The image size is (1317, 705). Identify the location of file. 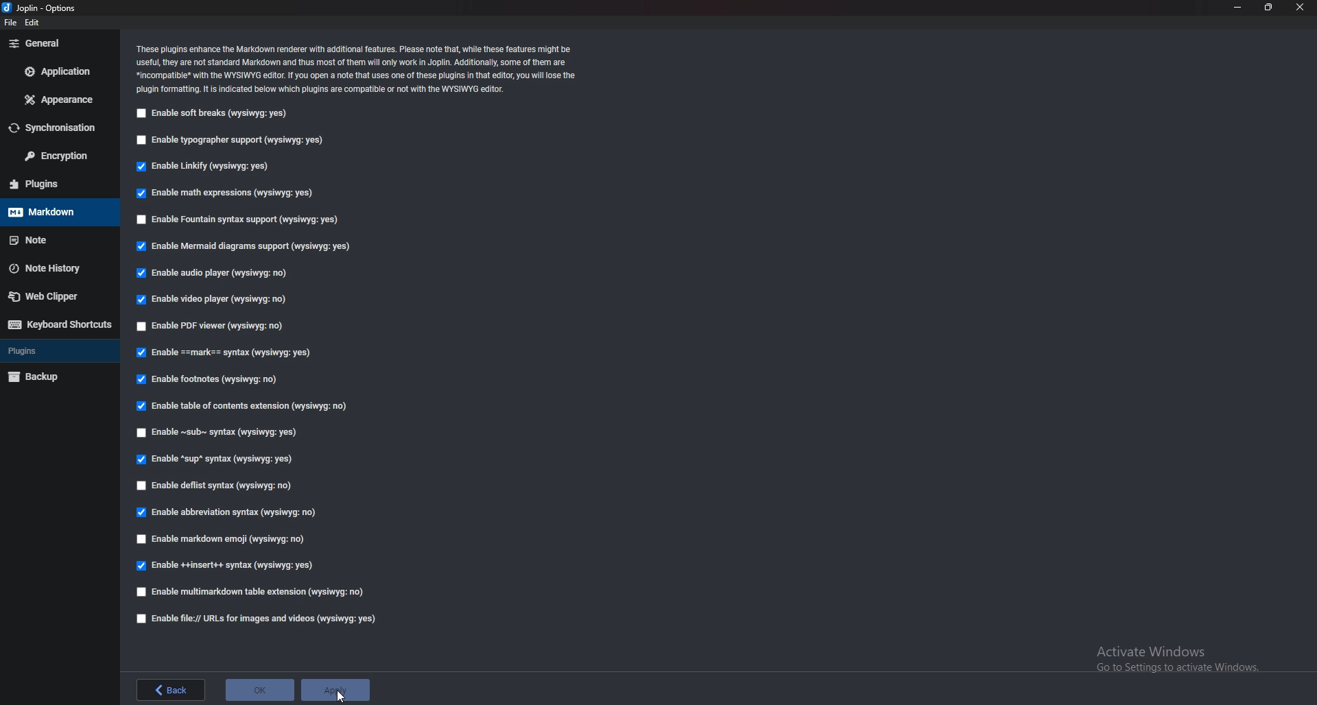
(12, 23).